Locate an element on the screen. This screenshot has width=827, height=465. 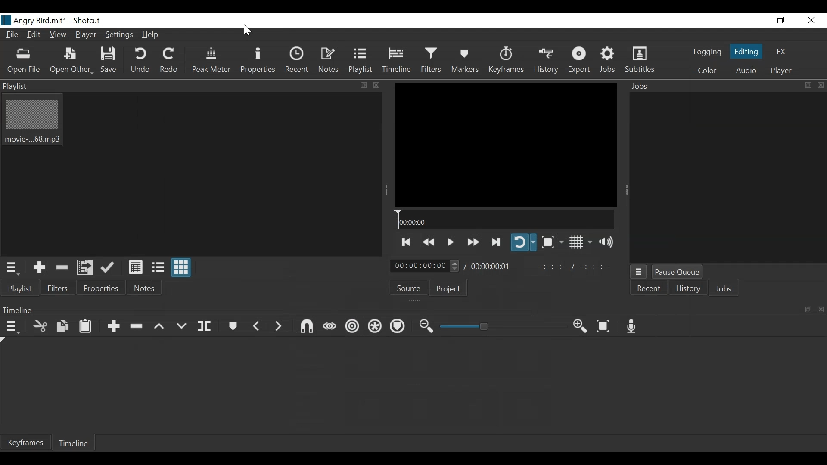
Source is located at coordinates (410, 288).